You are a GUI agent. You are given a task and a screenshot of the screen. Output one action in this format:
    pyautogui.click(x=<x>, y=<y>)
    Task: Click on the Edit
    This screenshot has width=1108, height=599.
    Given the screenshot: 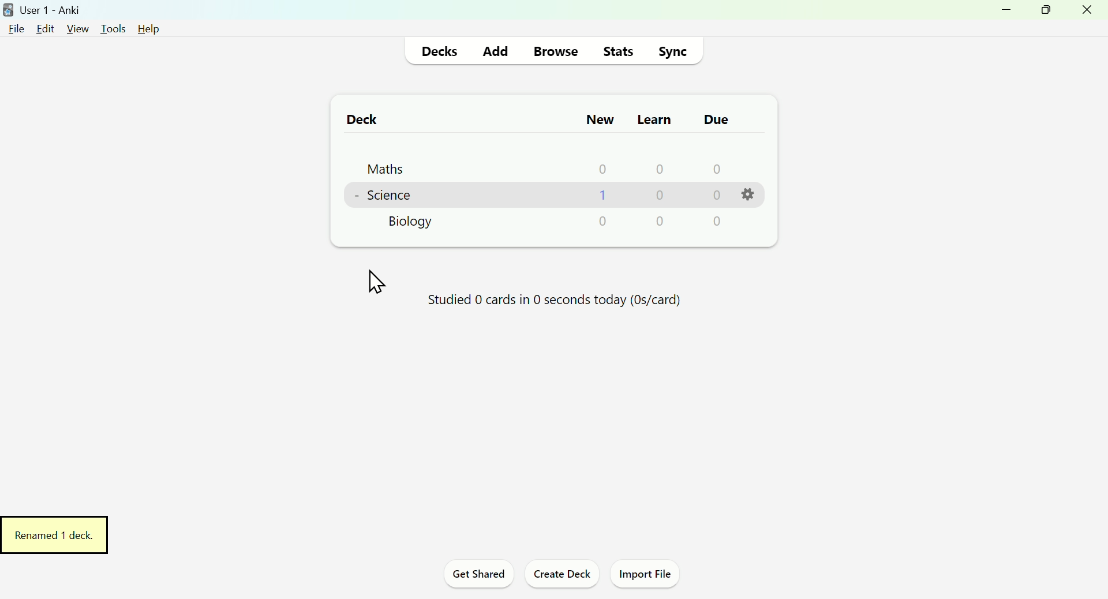 What is the action you would take?
    pyautogui.click(x=48, y=27)
    